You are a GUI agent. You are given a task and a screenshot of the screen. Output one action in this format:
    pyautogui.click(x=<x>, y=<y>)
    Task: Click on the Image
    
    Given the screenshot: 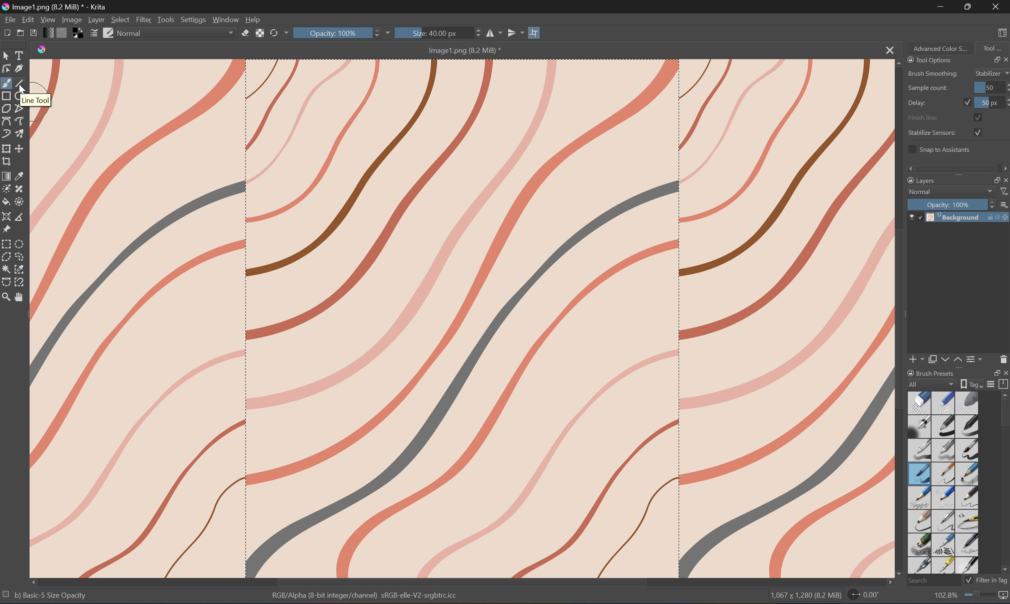 What is the action you would take?
    pyautogui.click(x=71, y=19)
    